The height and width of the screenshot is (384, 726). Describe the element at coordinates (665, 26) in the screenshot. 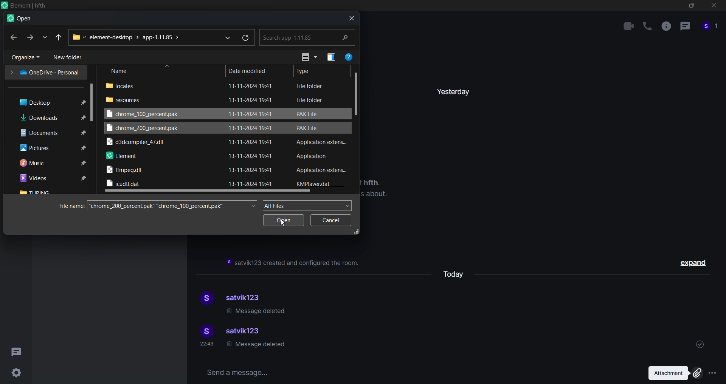

I see `room info` at that location.